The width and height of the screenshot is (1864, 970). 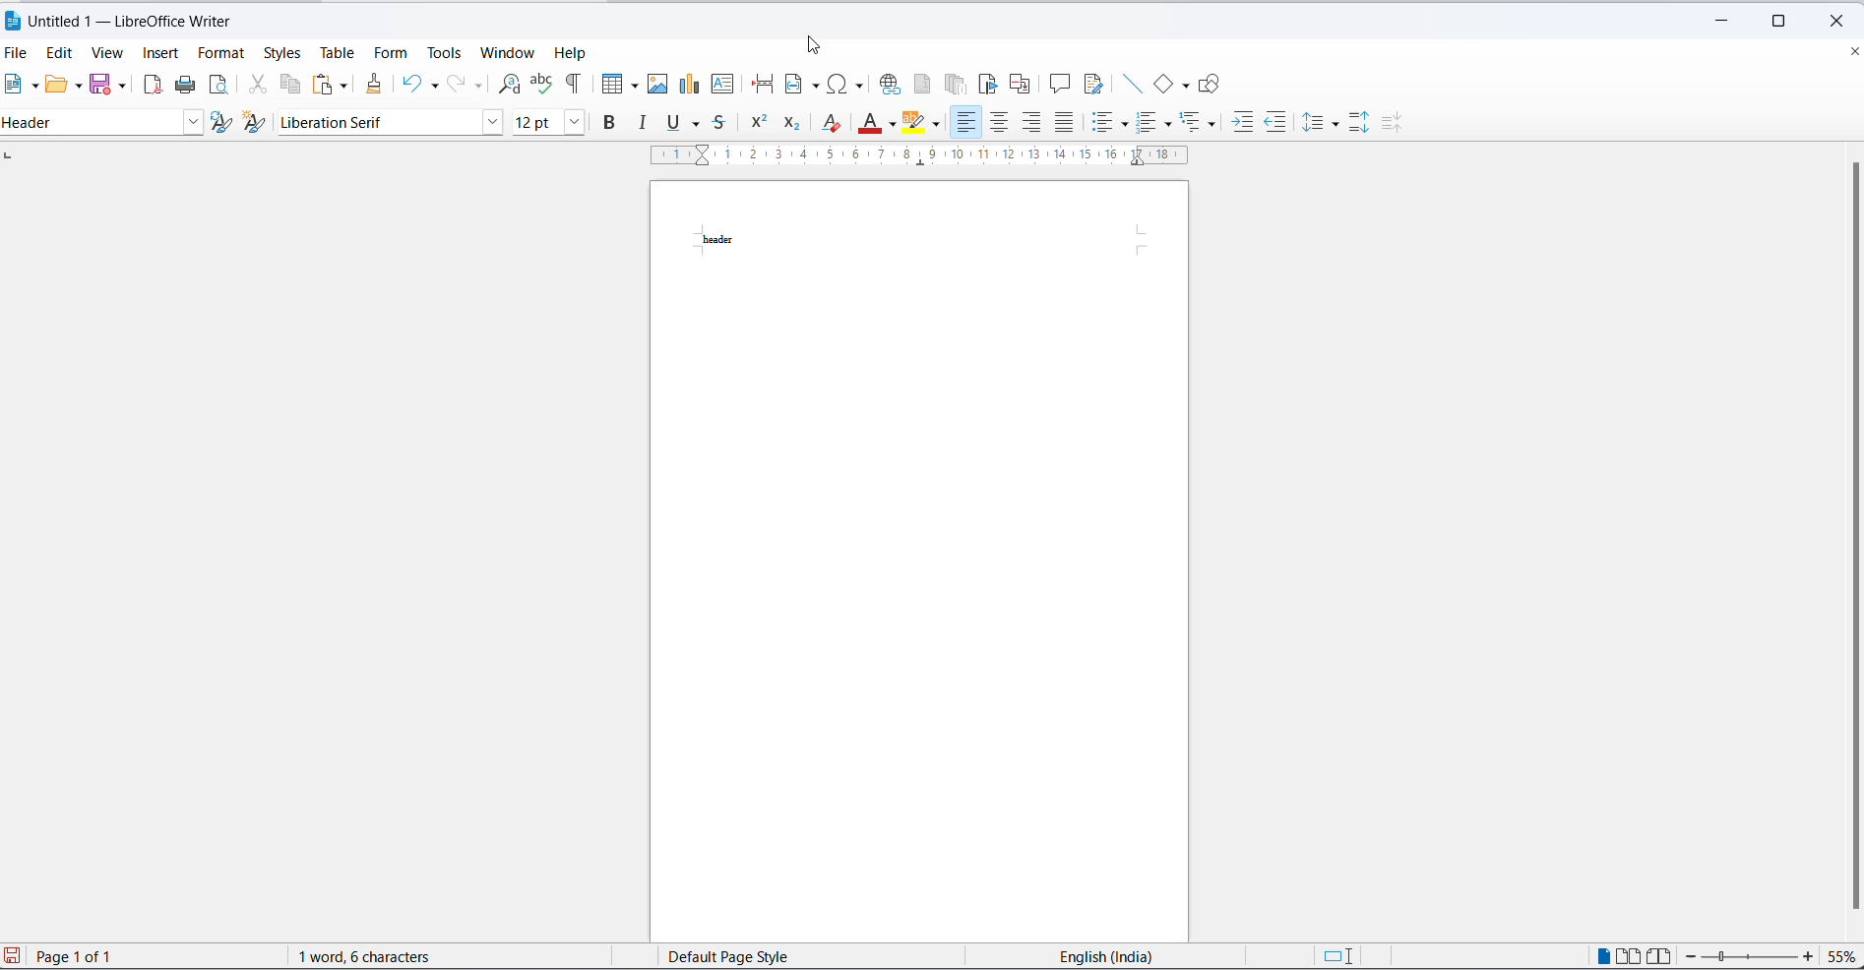 I want to click on English(India), so click(x=1087, y=955).